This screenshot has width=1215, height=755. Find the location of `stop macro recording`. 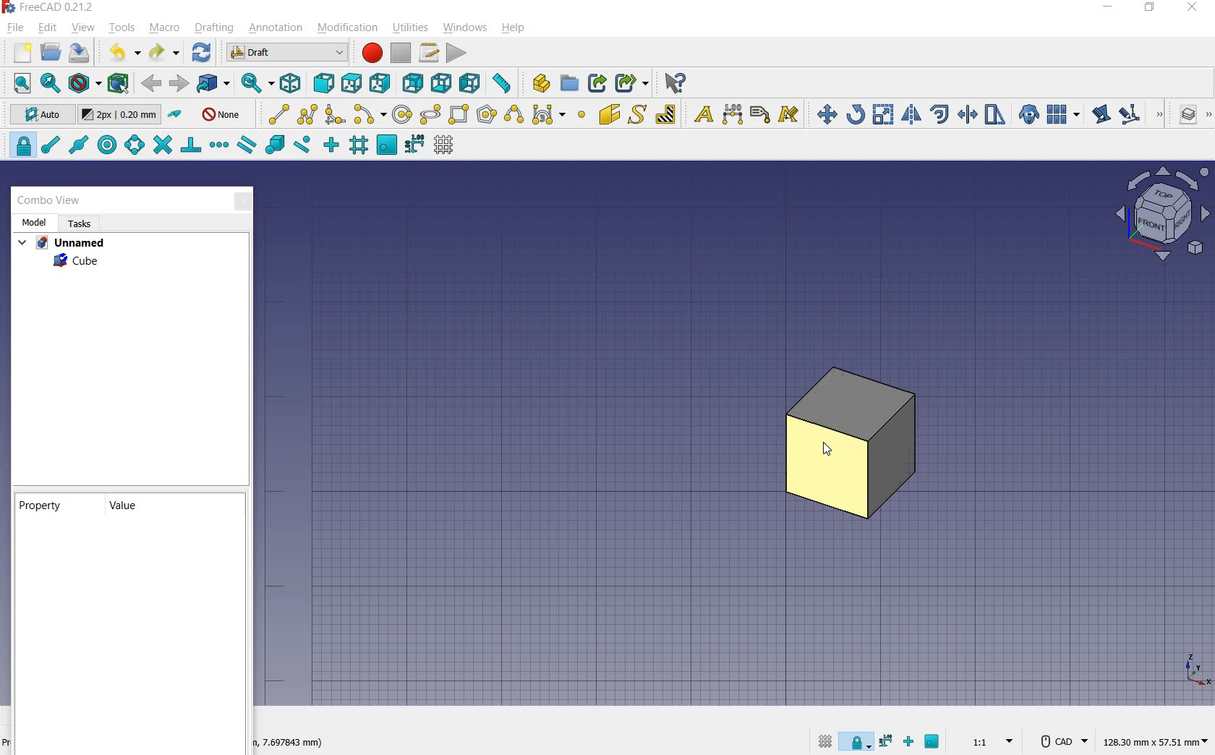

stop macro recording is located at coordinates (398, 54).